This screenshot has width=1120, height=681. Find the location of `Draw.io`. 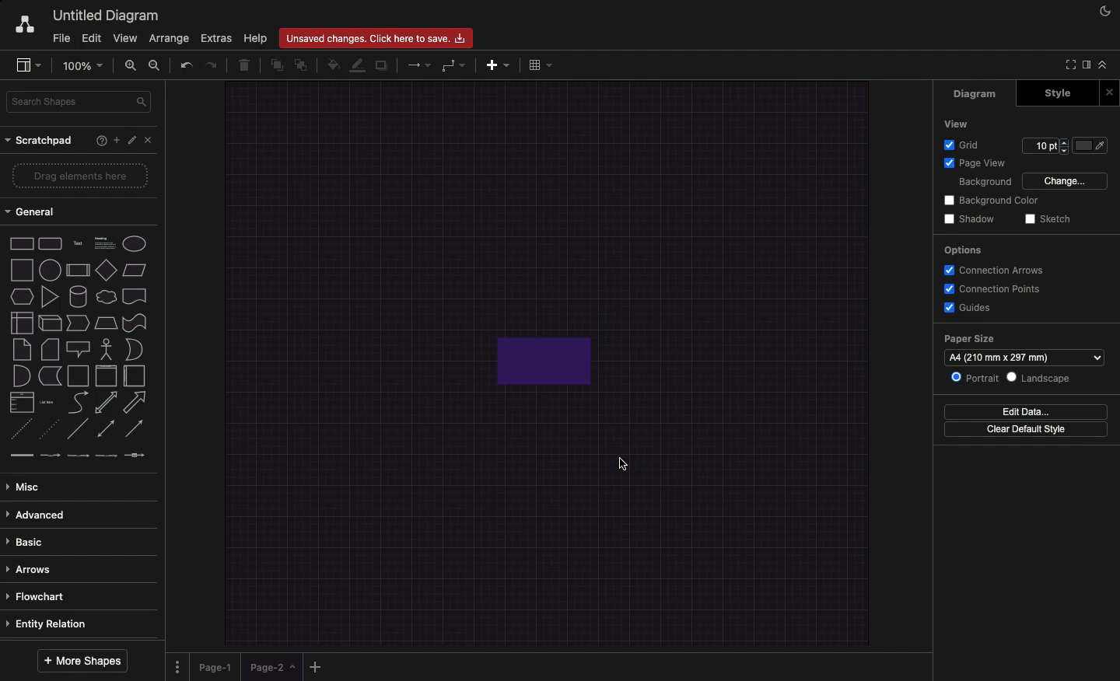

Draw.io is located at coordinates (24, 23).